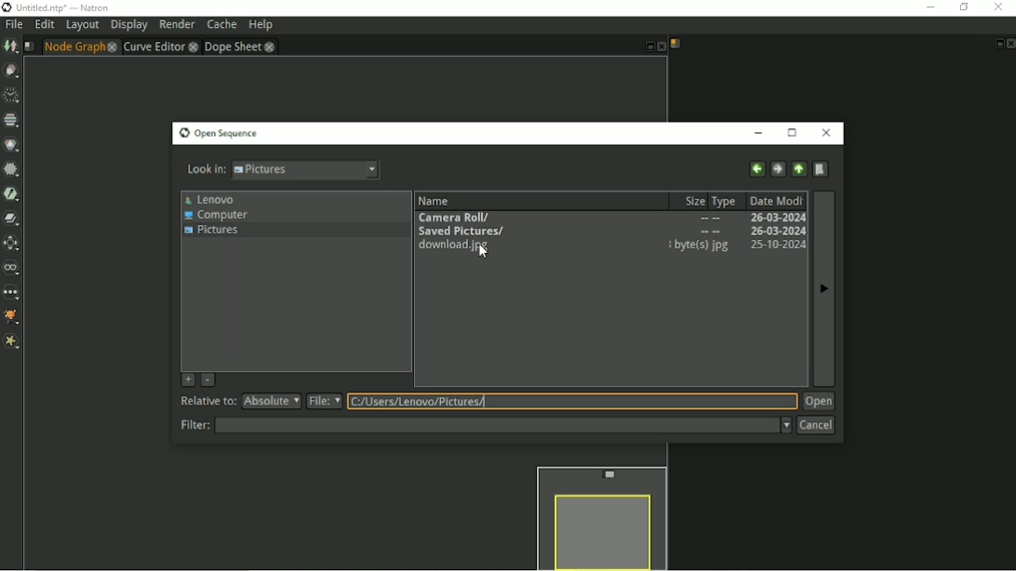  Describe the element at coordinates (488, 252) in the screenshot. I see `Cursor` at that location.